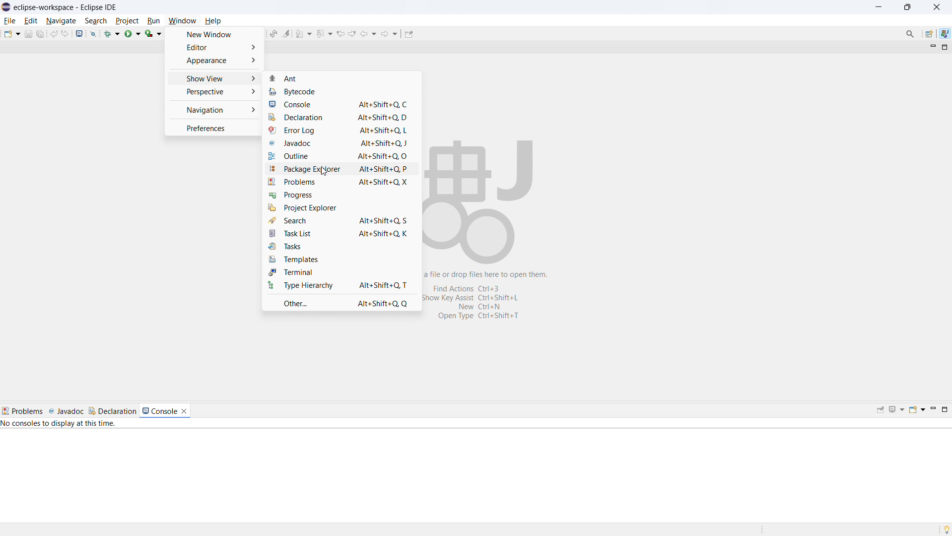 This screenshot has width=952, height=536. I want to click on preferences, so click(214, 128).